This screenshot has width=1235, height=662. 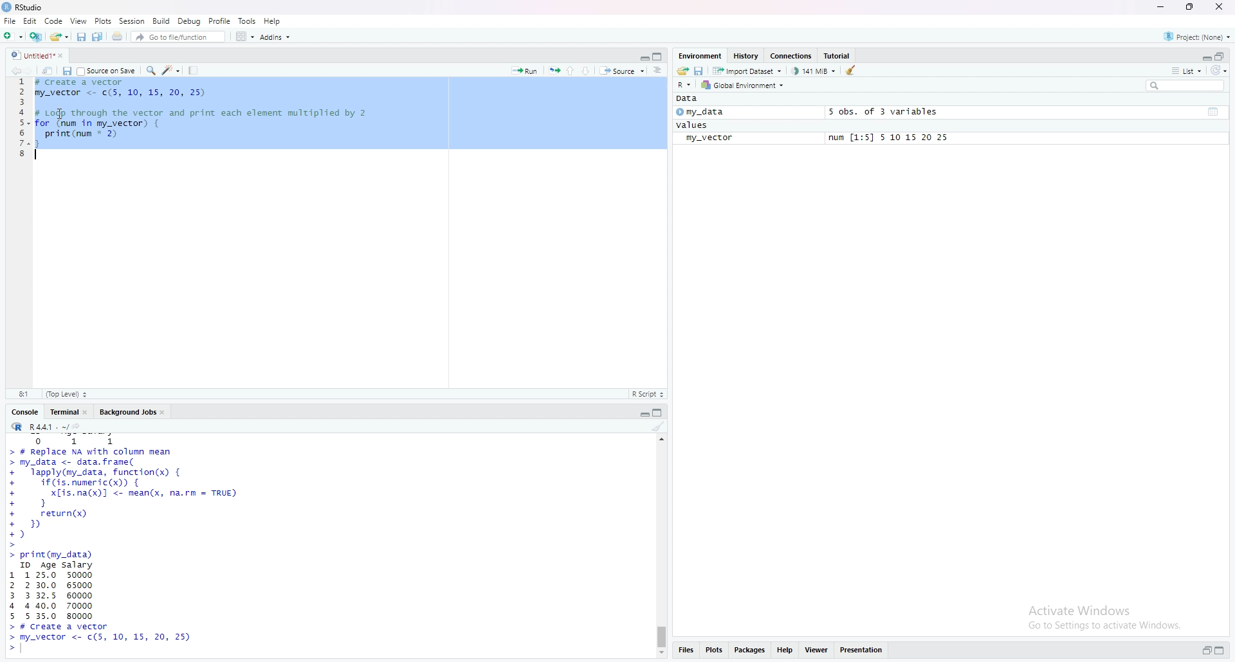 I want to click on new file, so click(x=13, y=37).